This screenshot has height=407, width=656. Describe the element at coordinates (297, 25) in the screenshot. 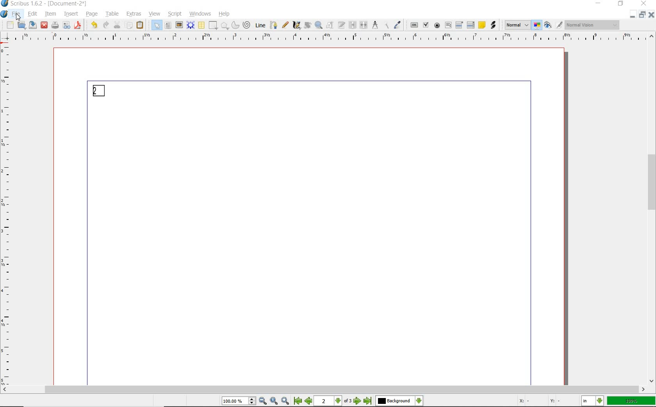

I see `calligraphic line` at that location.